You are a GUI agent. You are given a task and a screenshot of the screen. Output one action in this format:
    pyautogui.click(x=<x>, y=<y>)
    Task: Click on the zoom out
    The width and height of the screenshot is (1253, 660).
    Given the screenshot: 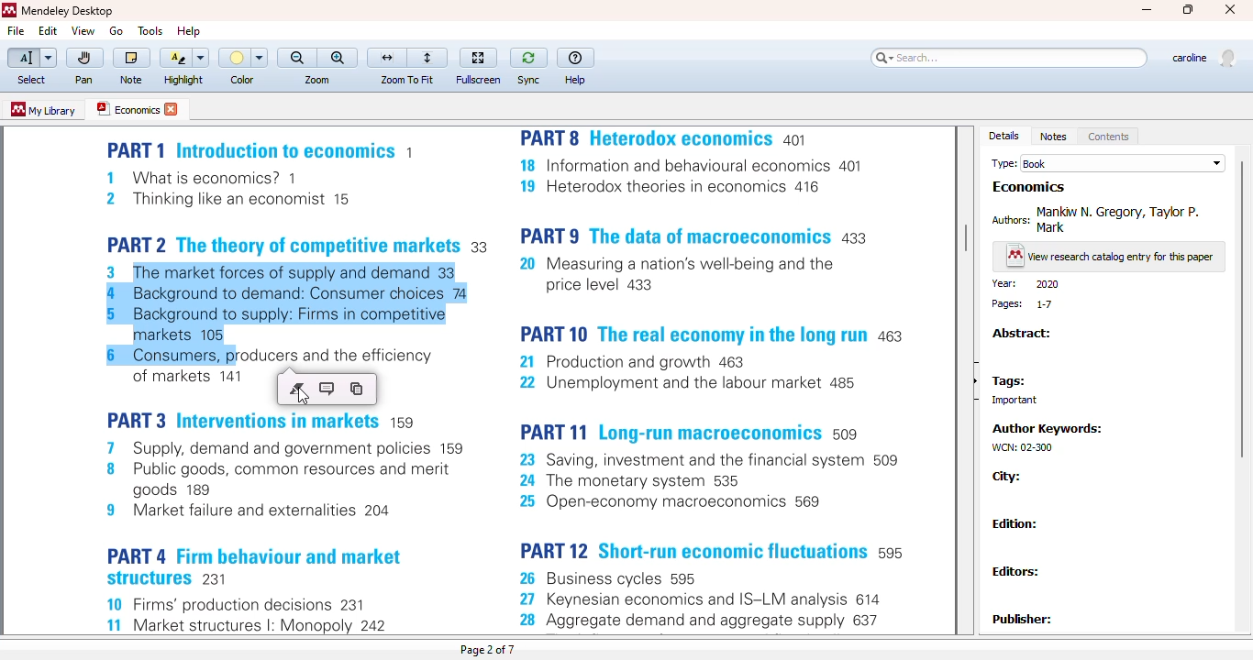 What is the action you would take?
    pyautogui.click(x=297, y=58)
    